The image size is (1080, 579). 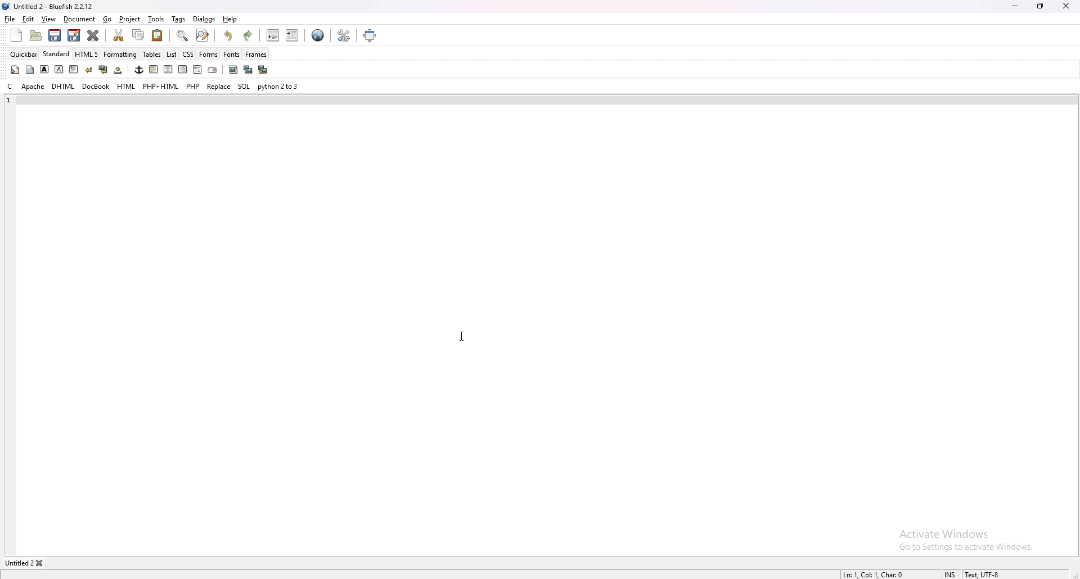 I want to click on paste, so click(x=157, y=35).